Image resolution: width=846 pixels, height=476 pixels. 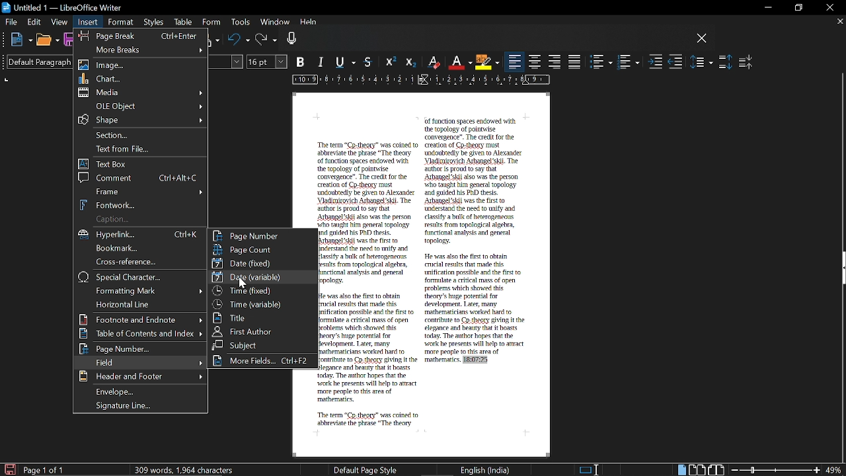 What do you see at coordinates (797, 8) in the screenshot?
I see `Restore down` at bounding box center [797, 8].